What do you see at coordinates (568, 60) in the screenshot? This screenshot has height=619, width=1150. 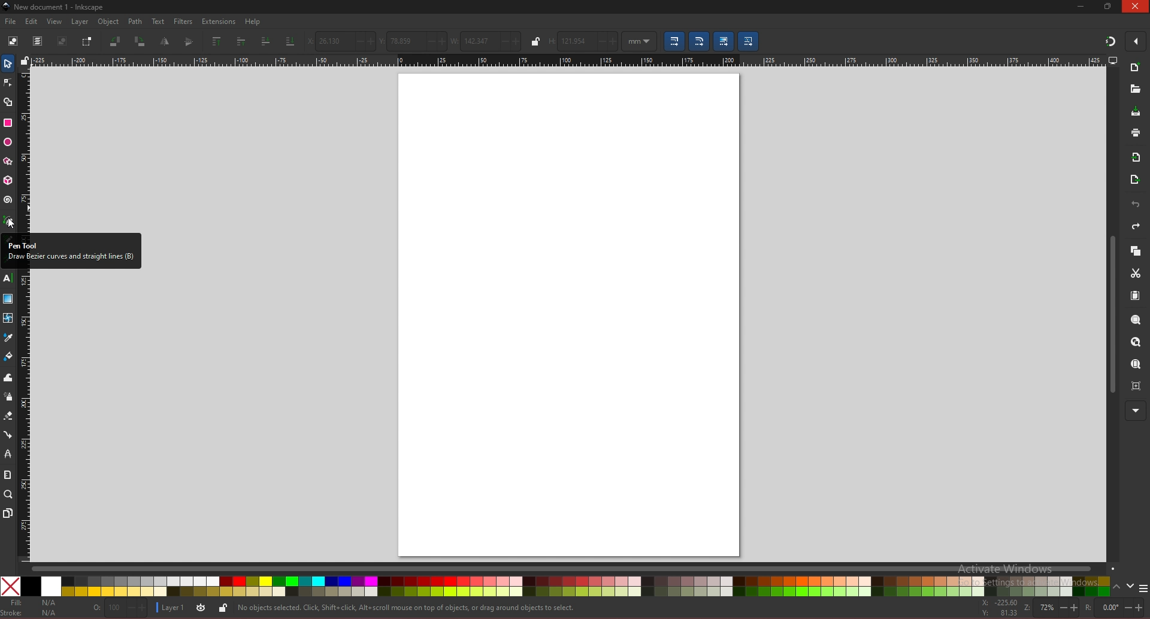 I see `horizontal rule` at bounding box center [568, 60].